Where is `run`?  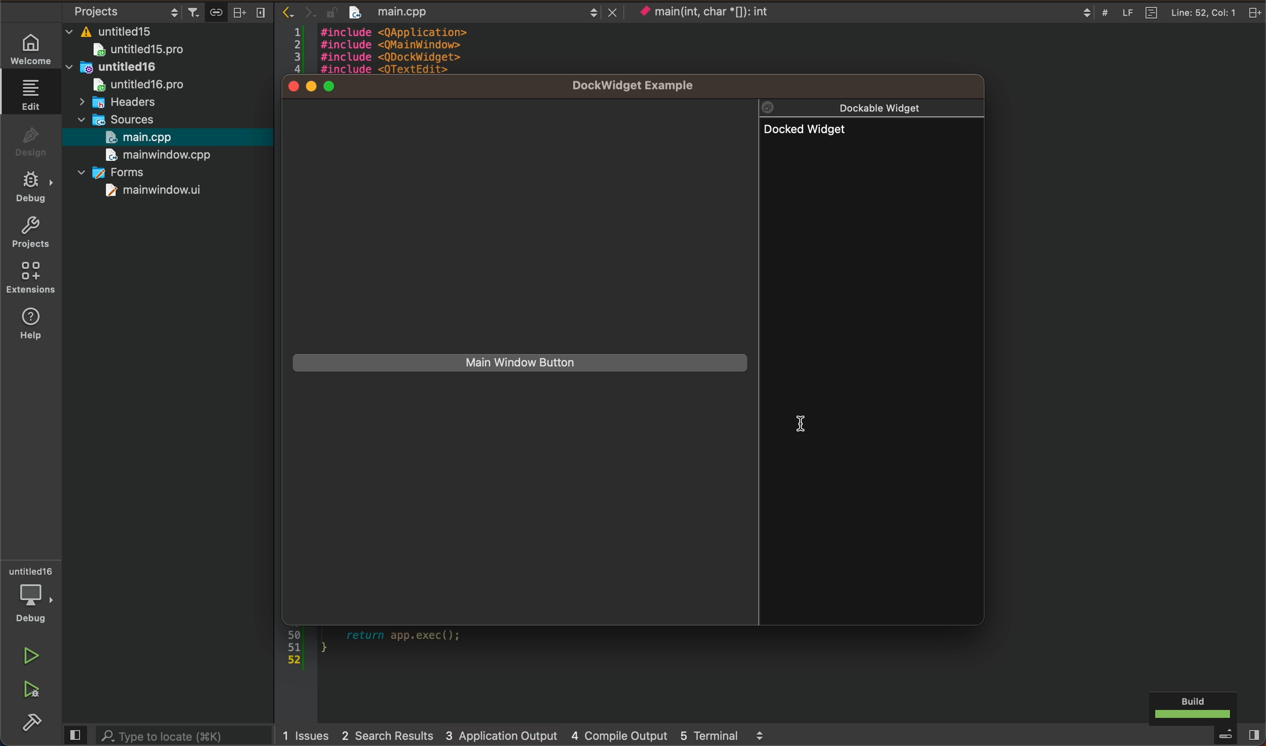
run is located at coordinates (30, 655).